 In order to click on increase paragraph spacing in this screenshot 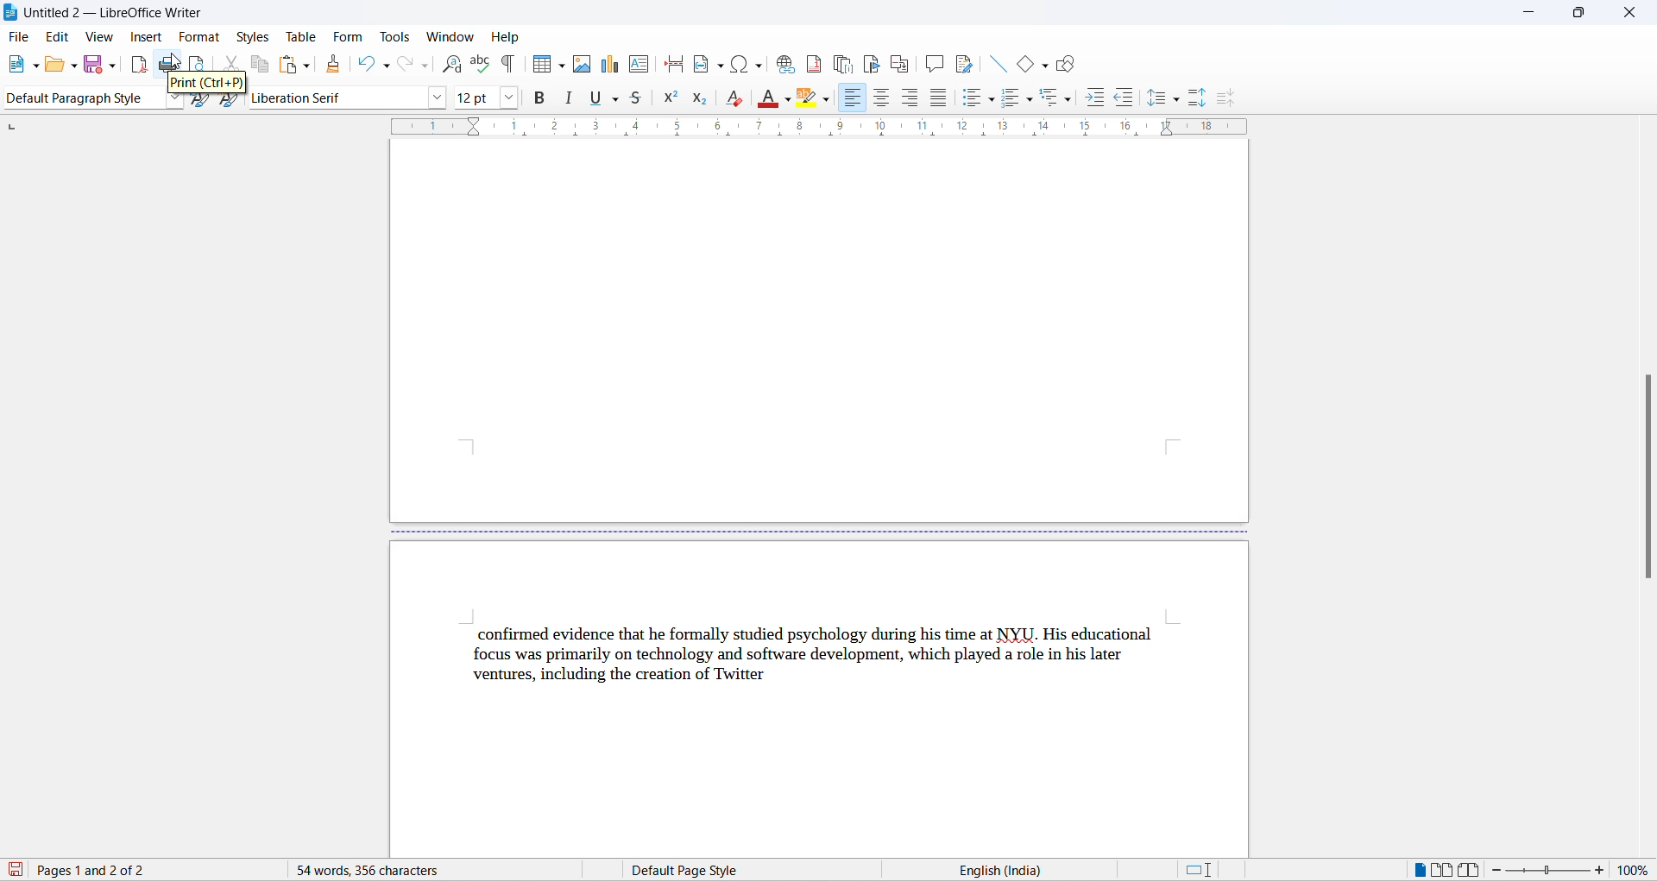, I will do `click(1196, 98)`.